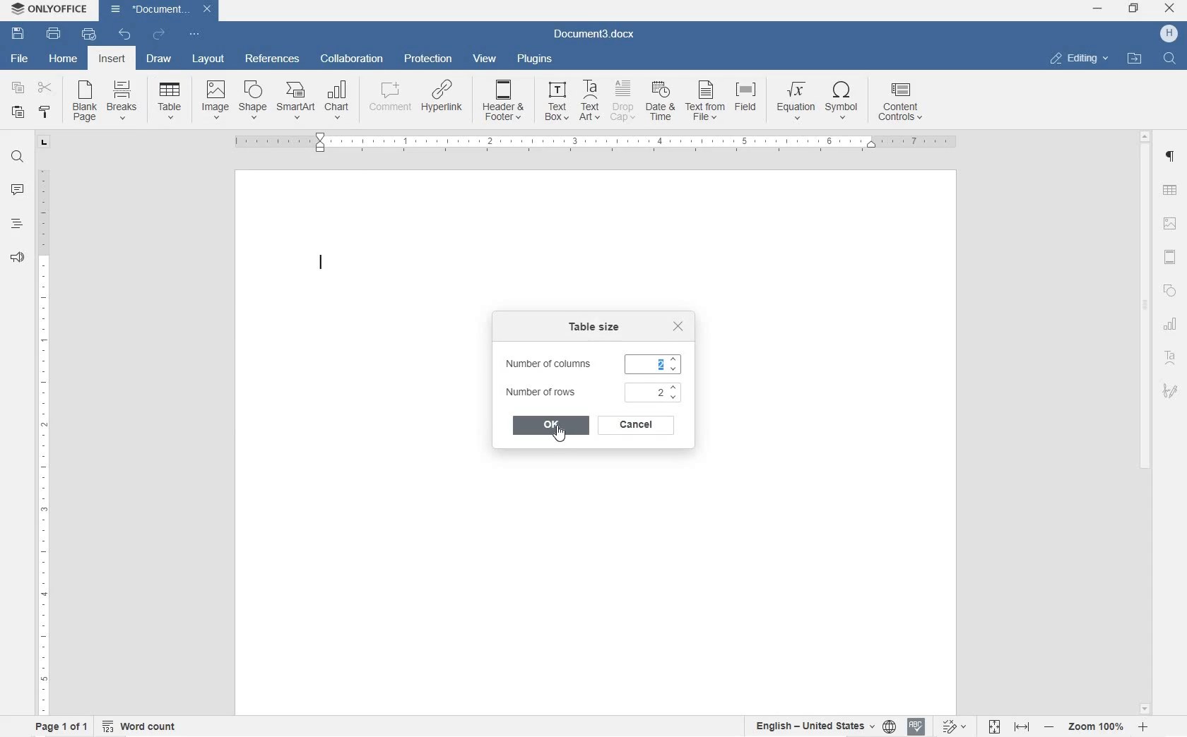 This screenshot has height=737, width=1187. Describe the element at coordinates (902, 104) in the screenshot. I see `CONTENT CONTROLS` at that location.